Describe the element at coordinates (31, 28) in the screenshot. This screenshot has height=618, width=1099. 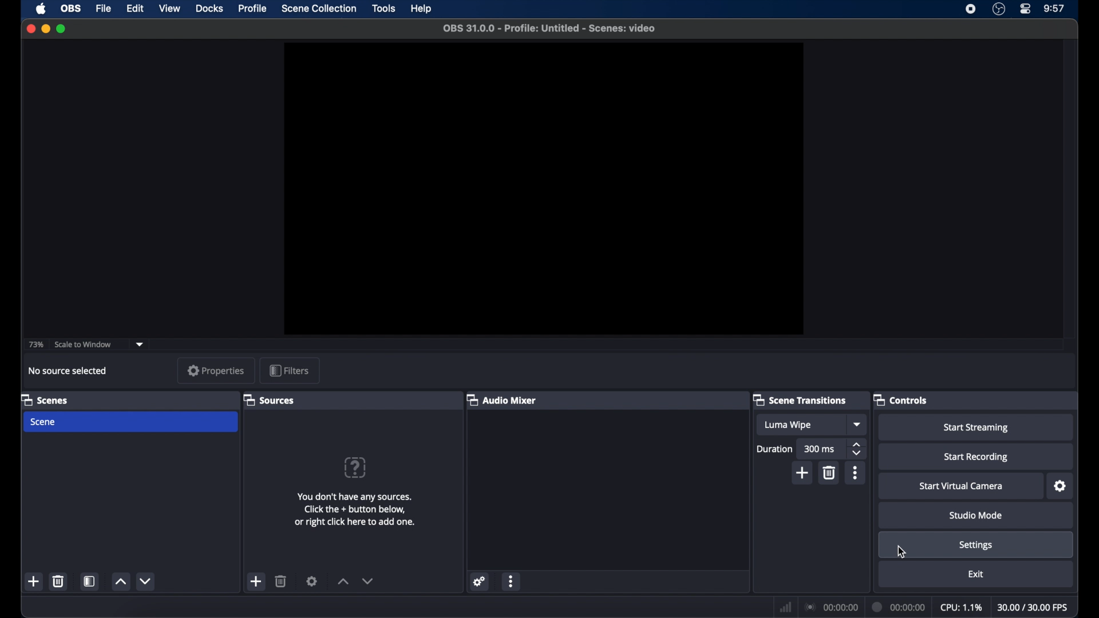
I see `close` at that location.